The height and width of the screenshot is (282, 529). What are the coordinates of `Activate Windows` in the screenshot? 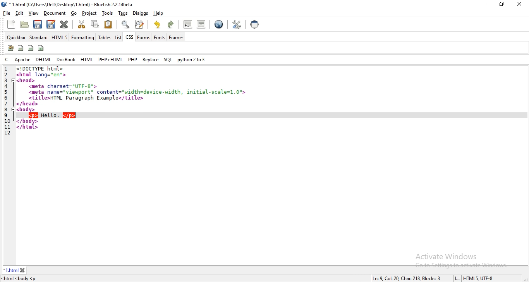 It's located at (448, 256).